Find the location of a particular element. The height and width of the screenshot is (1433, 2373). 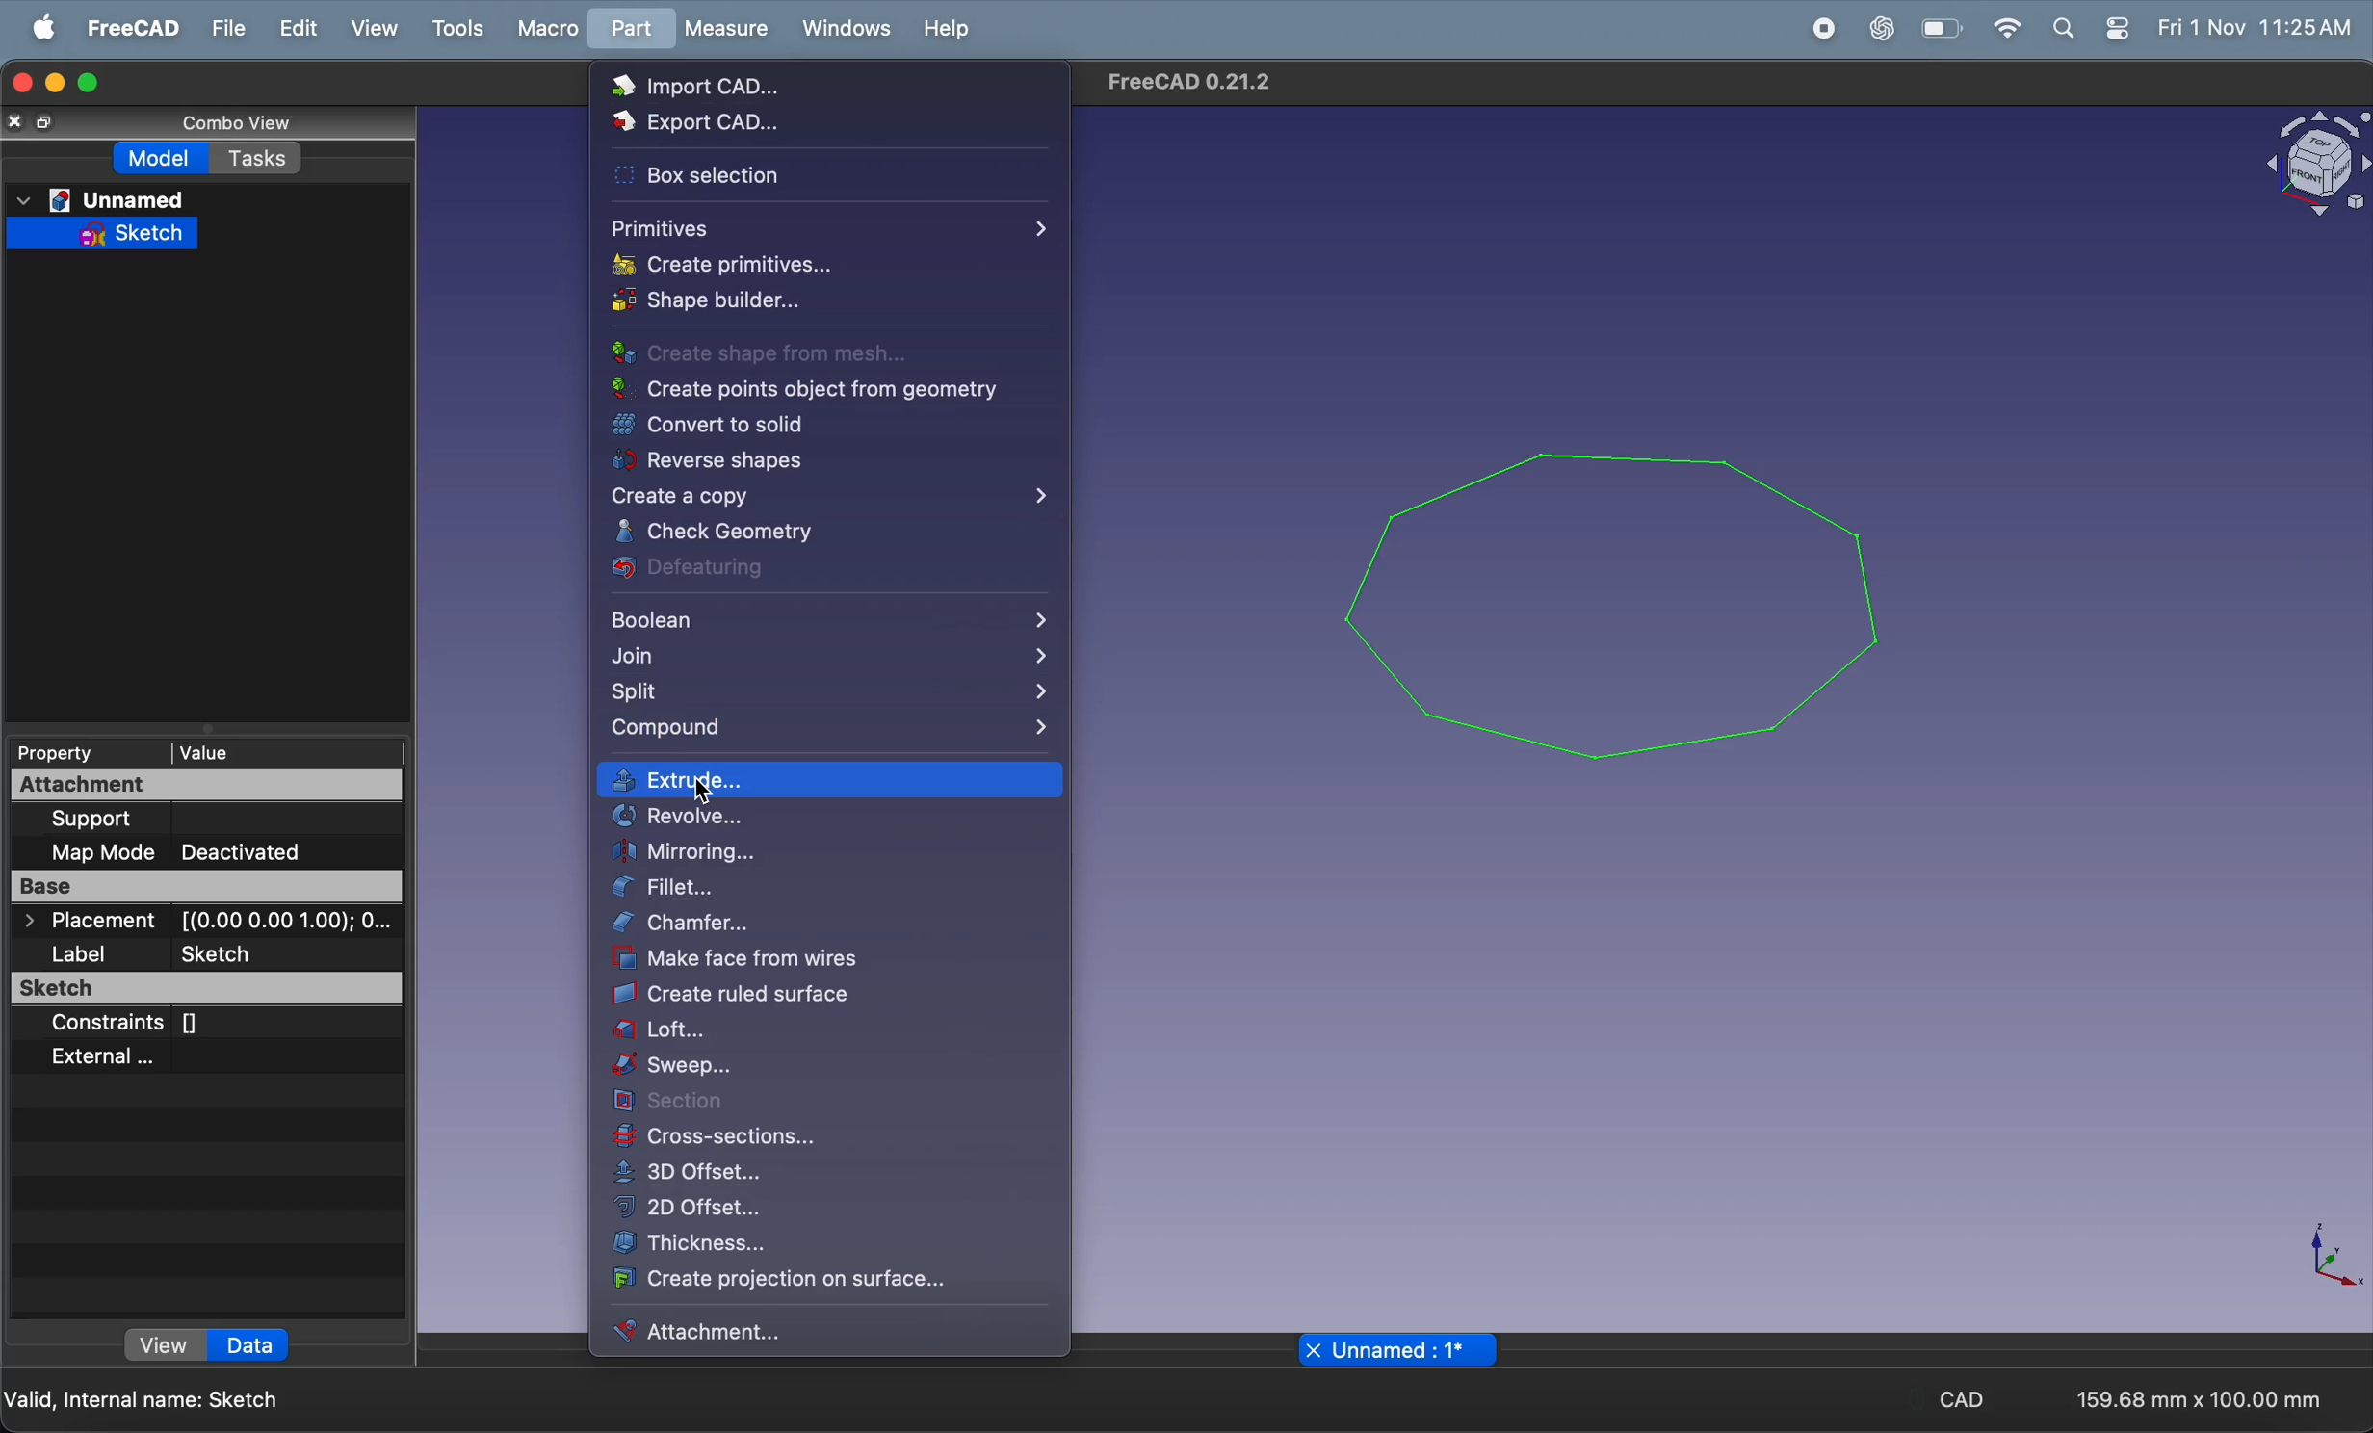

support is located at coordinates (181, 821).